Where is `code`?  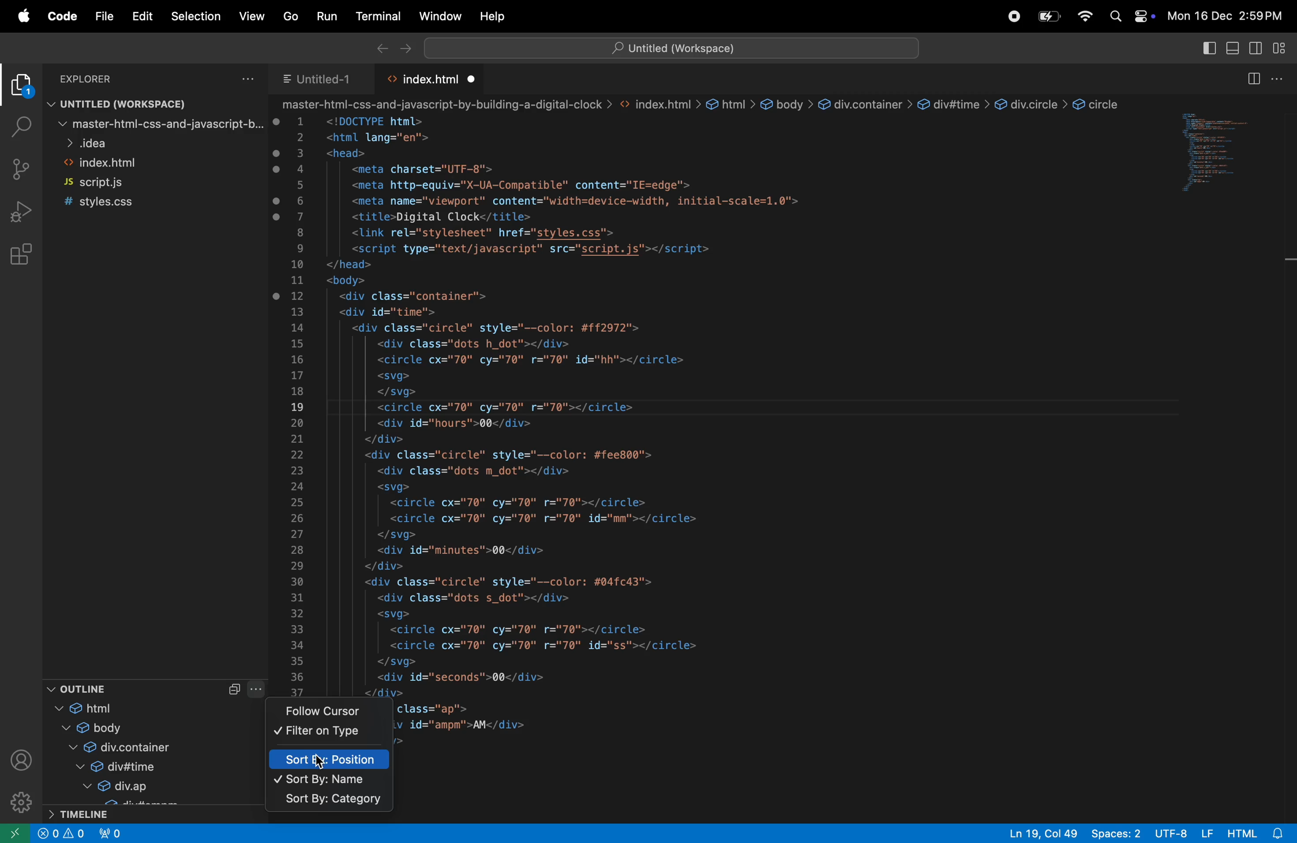
code is located at coordinates (59, 16).